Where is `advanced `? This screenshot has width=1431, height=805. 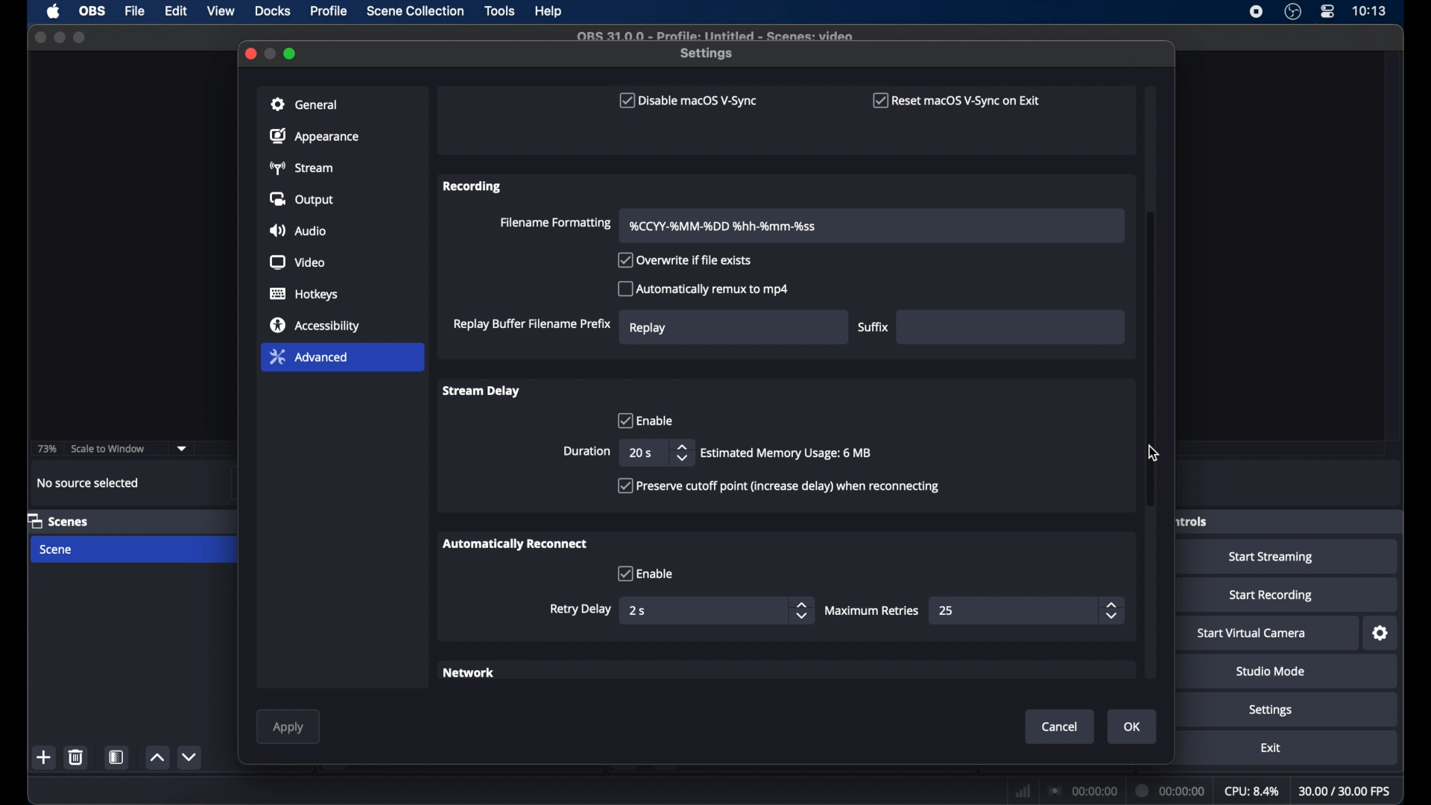 advanced  is located at coordinates (309, 356).